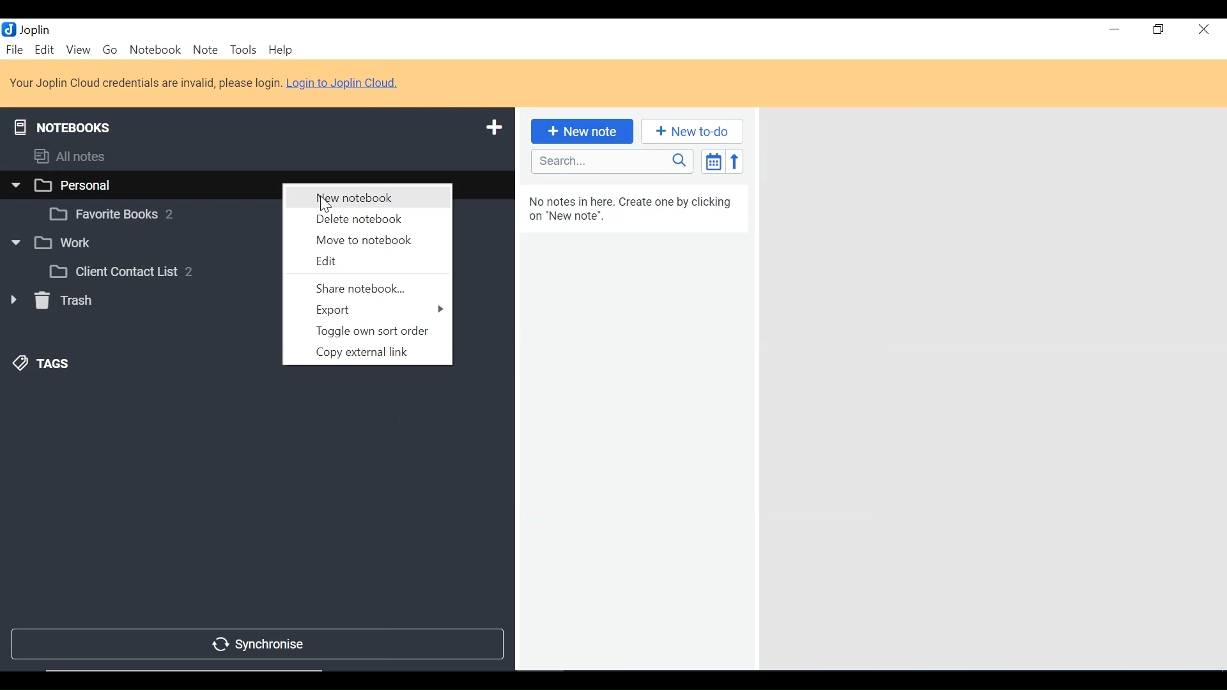 This screenshot has height=690, width=1227. Describe the element at coordinates (138, 245) in the screenshot. I see `Notebook` at that location.